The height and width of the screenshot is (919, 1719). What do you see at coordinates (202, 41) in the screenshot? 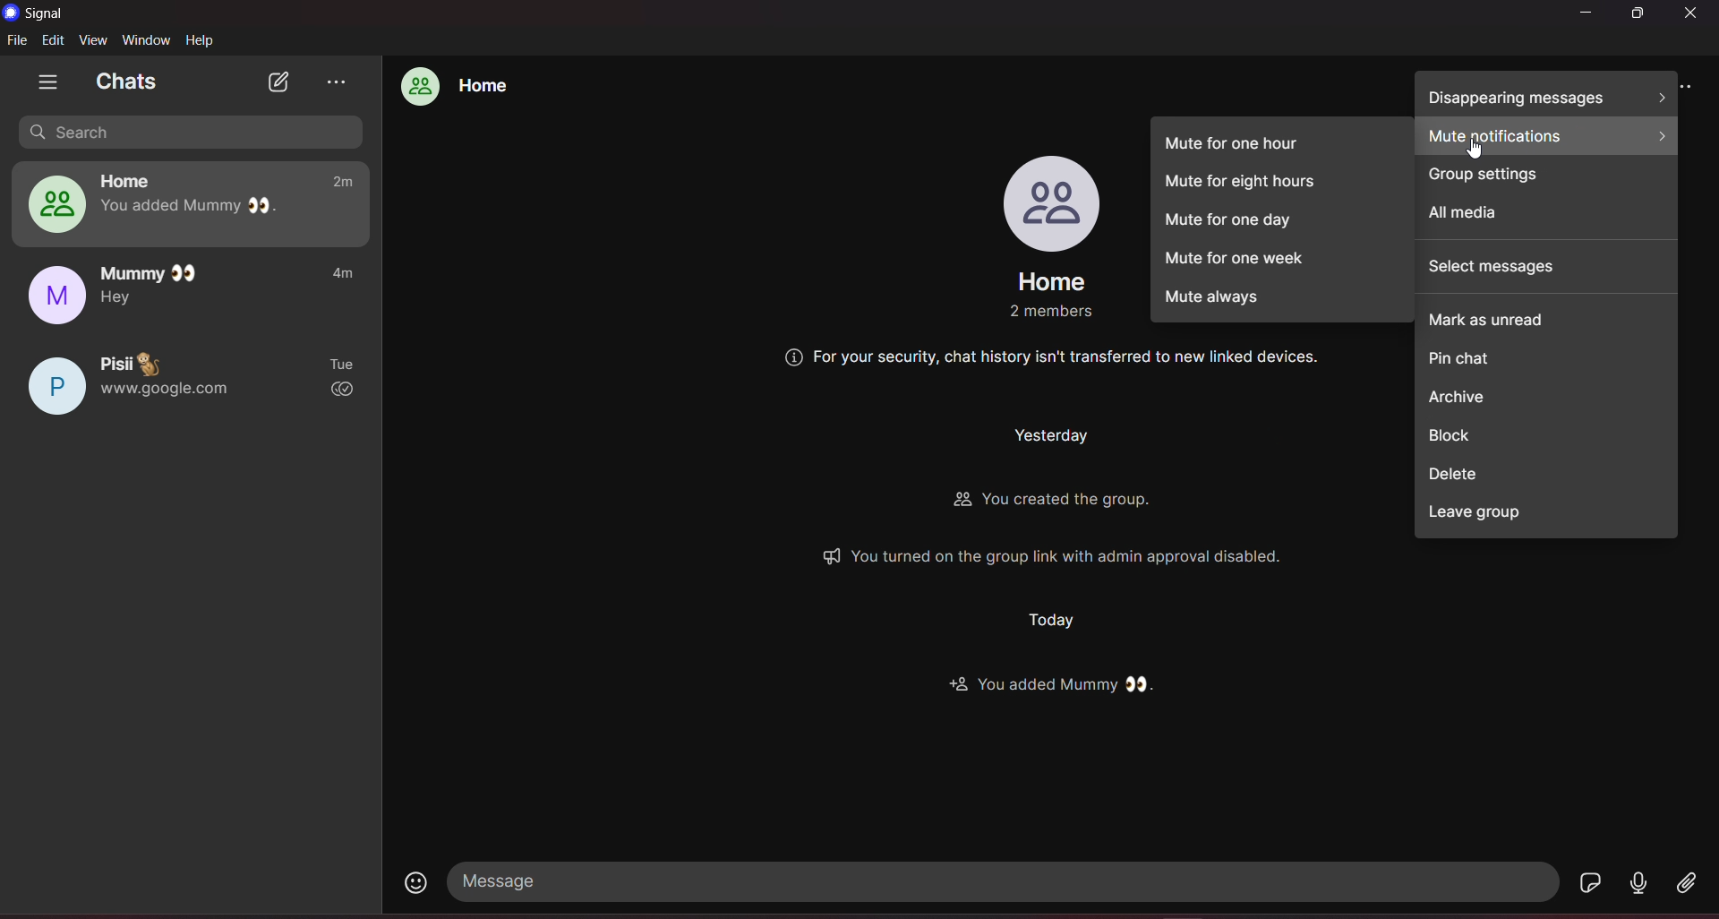
I see `help` at bounding box center [202, 41].